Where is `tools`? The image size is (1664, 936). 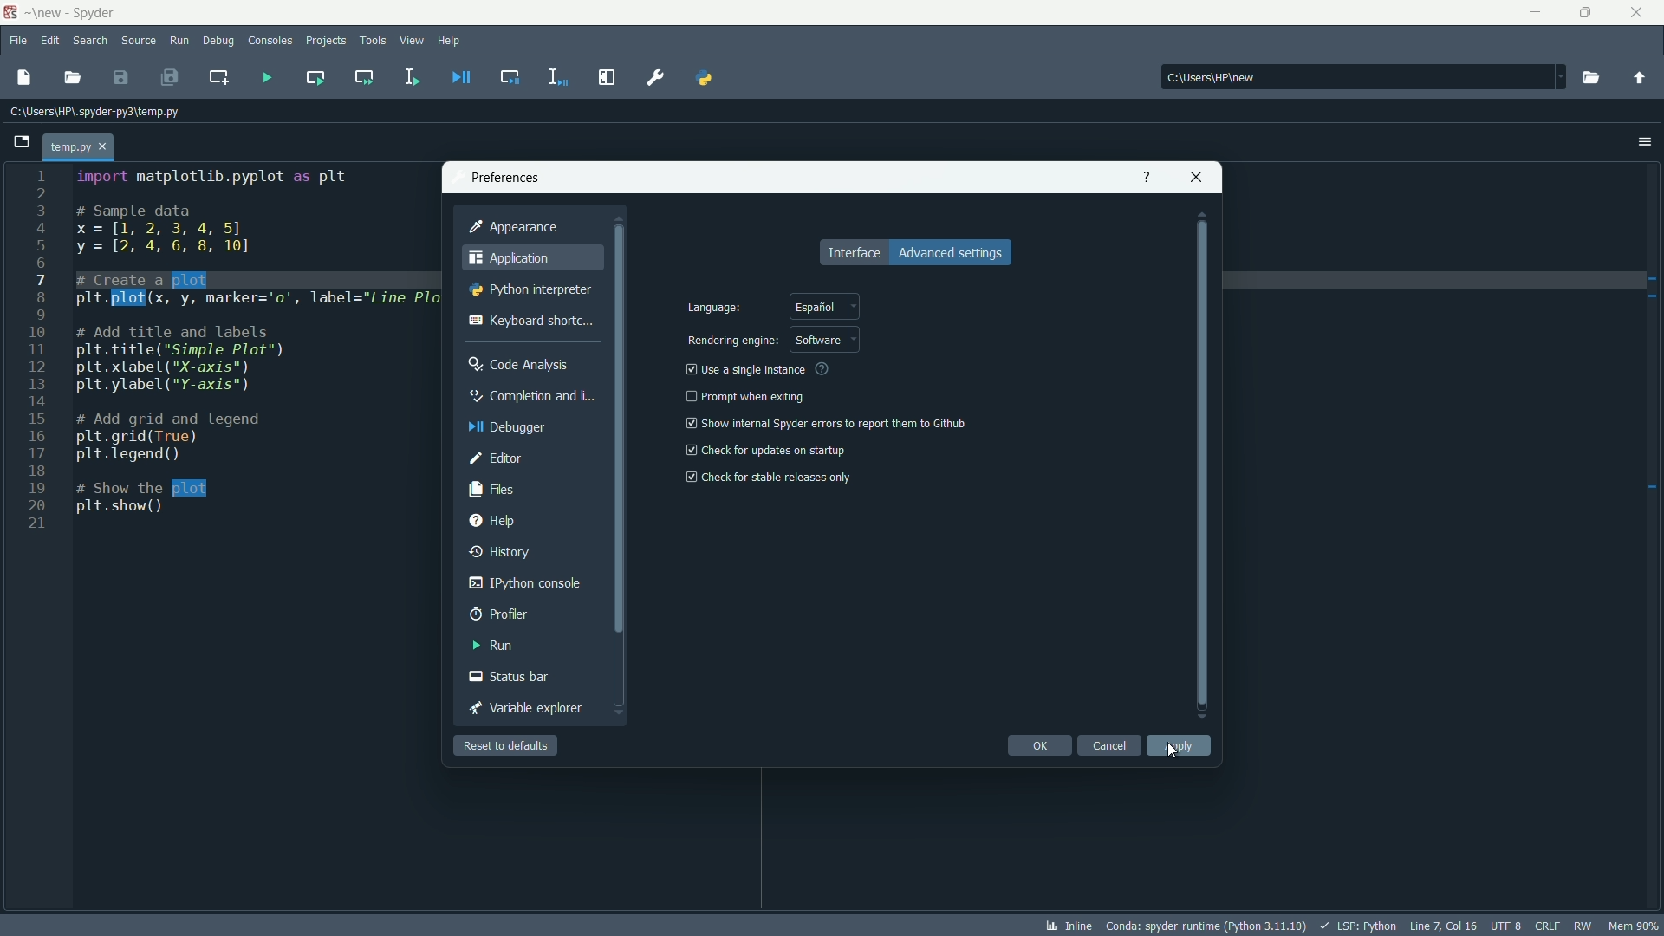 tools is located at coordinates (374, 41).